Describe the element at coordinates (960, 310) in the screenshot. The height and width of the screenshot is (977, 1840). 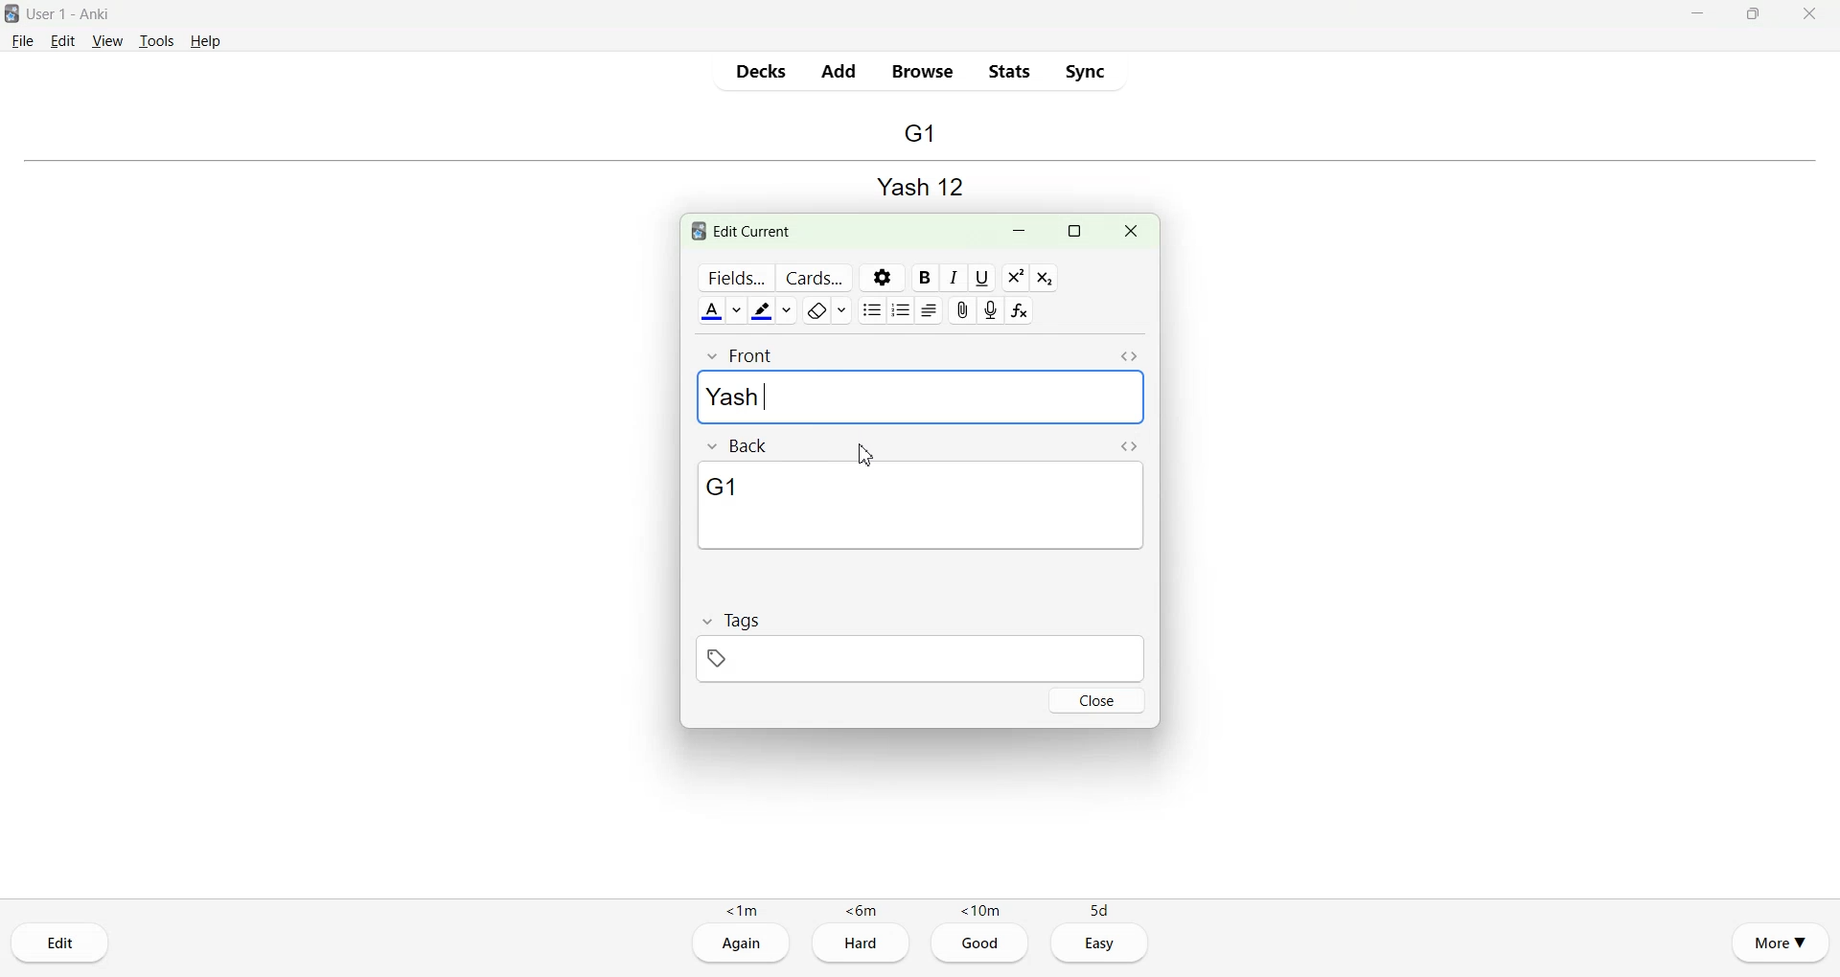
I see `Attach picture/audio/video` at that location.